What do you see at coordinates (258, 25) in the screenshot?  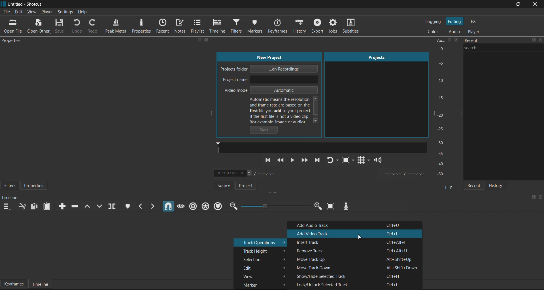 I see `Markers` at bounding box center [258, 25].